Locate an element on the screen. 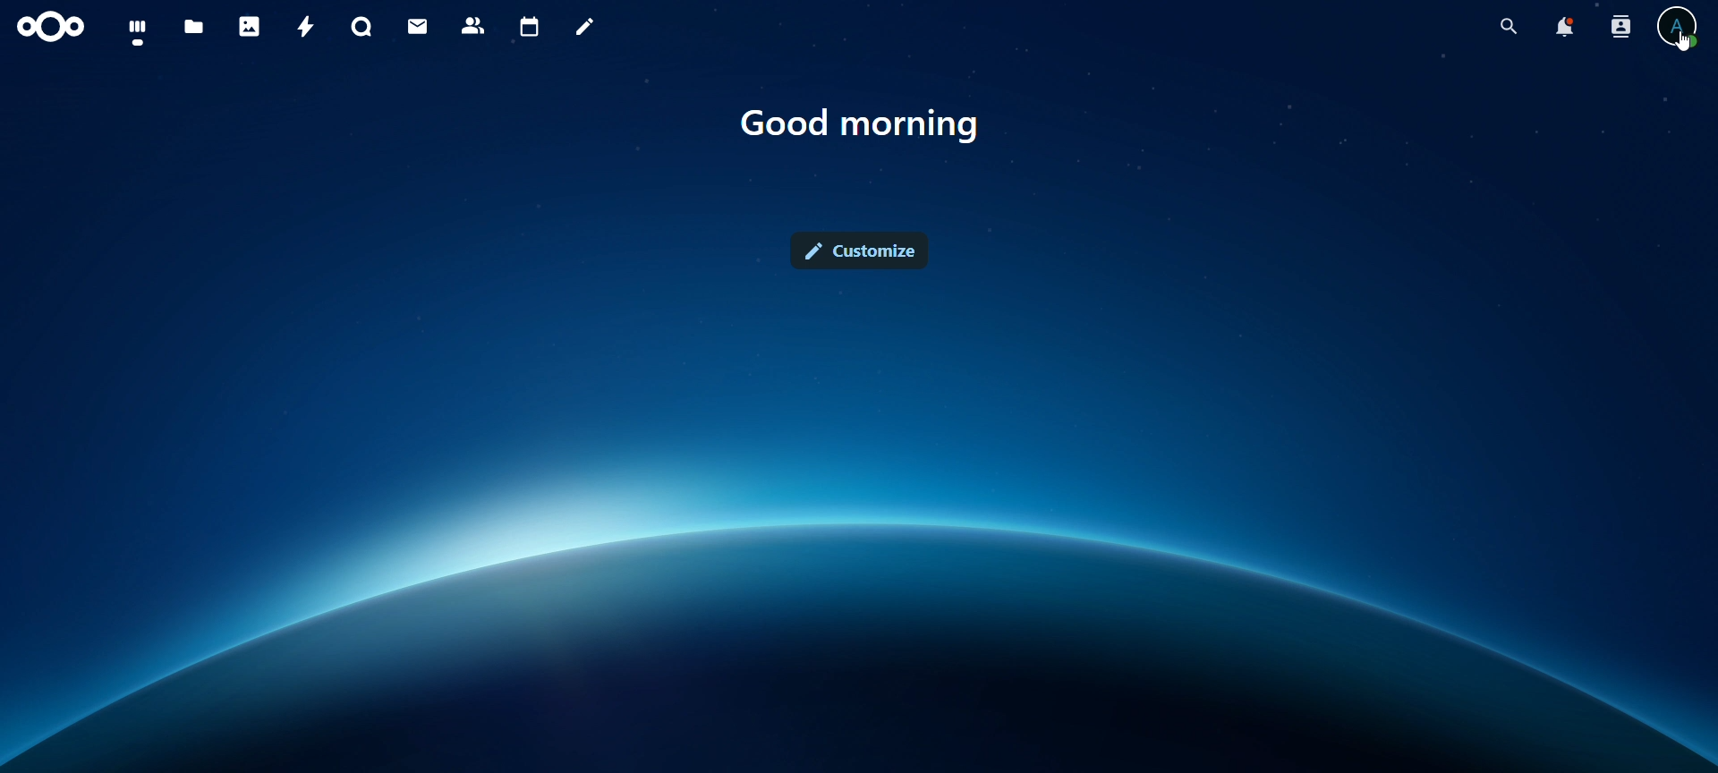 This screenshot has height=773, width=1718. icon is located at coordinates (53, 28).